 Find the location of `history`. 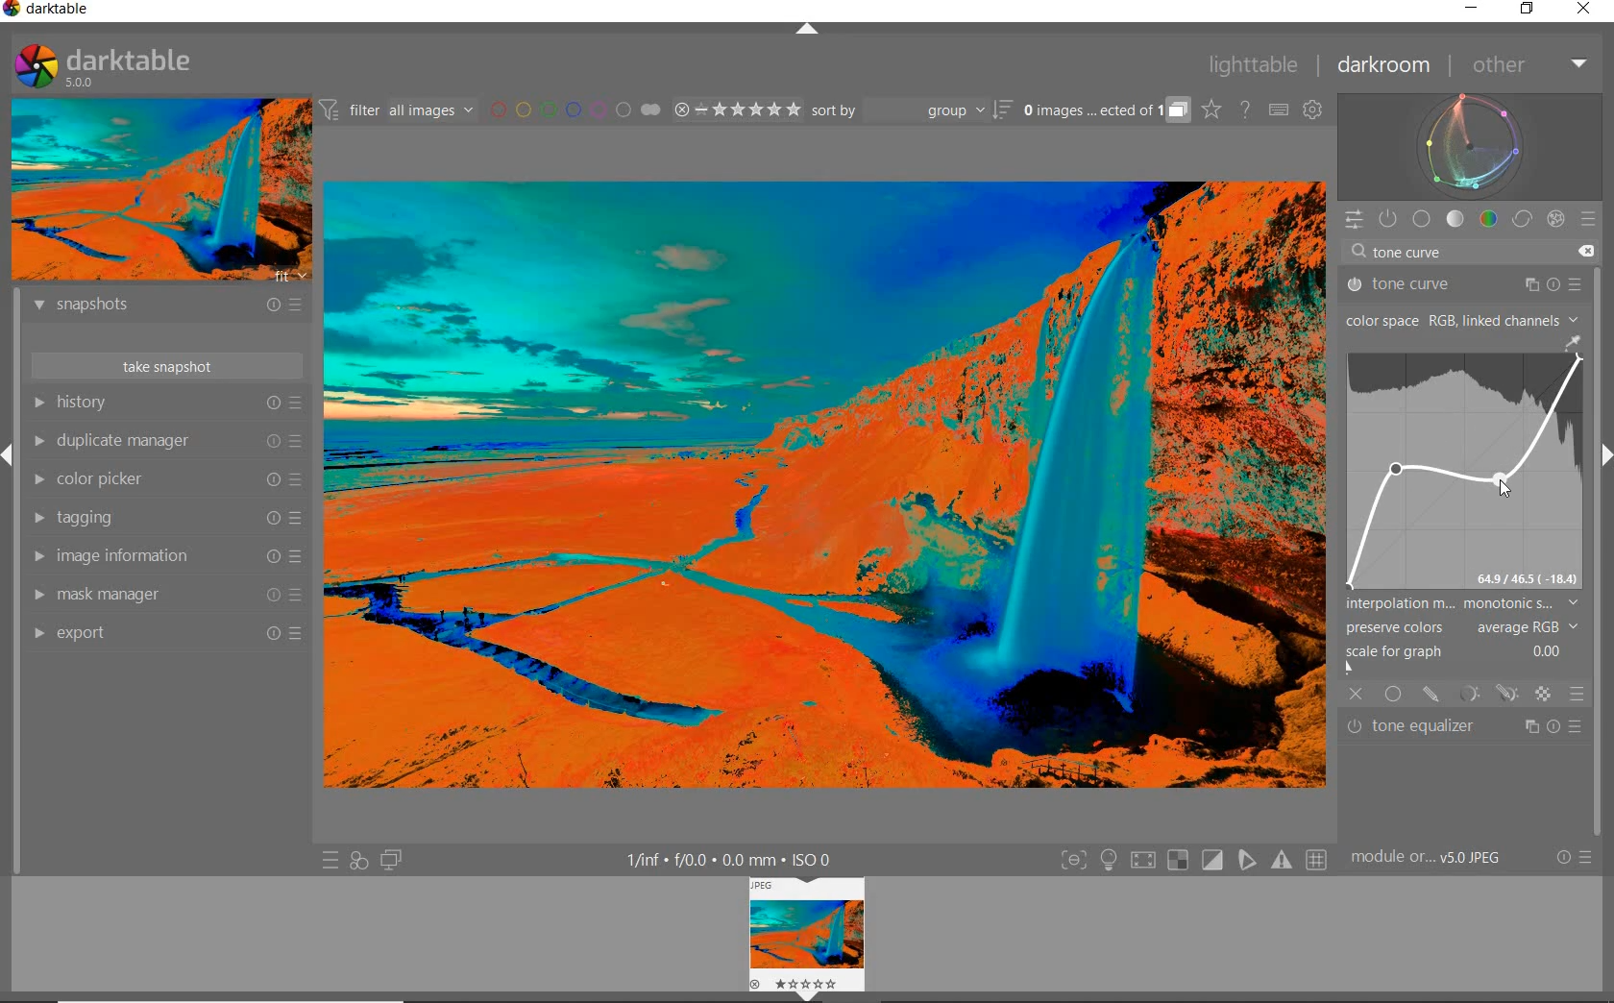

history is located at coordinates (166, 402).